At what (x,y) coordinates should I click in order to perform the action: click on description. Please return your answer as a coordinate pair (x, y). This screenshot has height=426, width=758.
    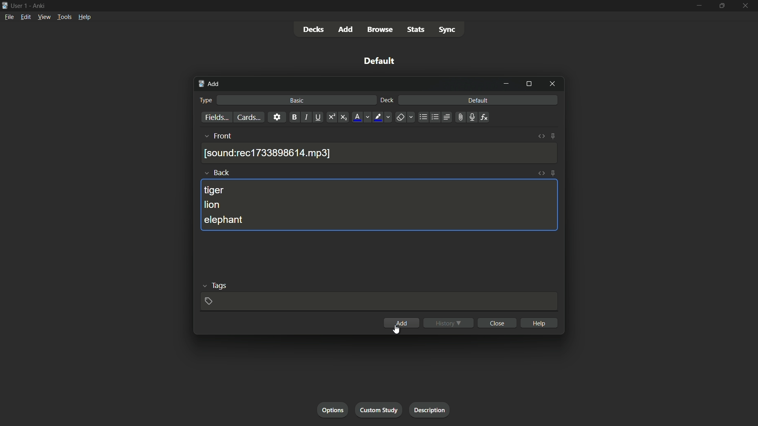
    Looking at the image, I should click on (429, 410).